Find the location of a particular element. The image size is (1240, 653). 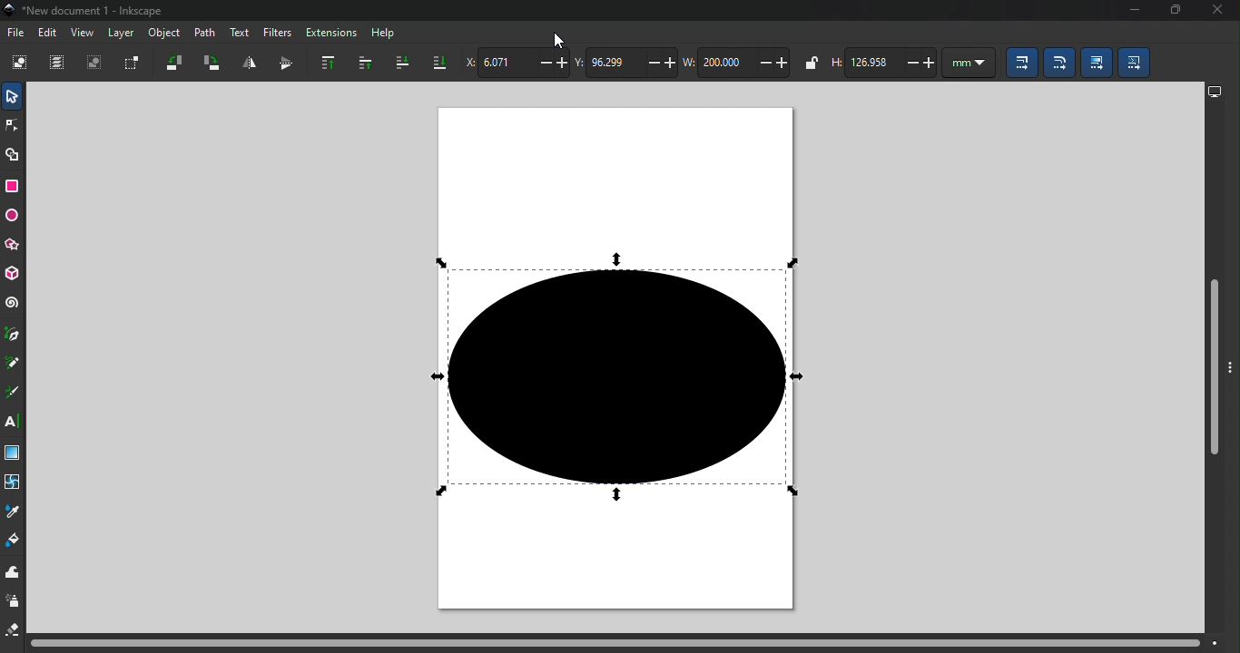

Object is located at coordinates (164, 33).